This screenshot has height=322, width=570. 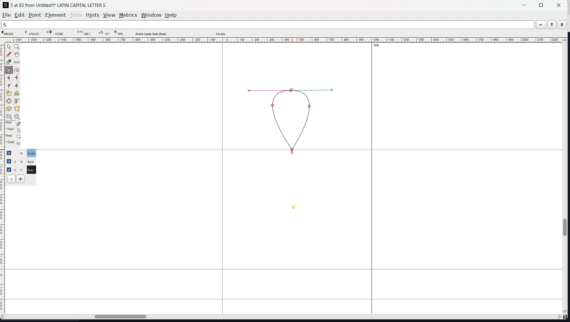 What do you see at coordinates (9, 54) in the screenshot?
I see `draw a freehand curve` at bounding box center [9, 54].